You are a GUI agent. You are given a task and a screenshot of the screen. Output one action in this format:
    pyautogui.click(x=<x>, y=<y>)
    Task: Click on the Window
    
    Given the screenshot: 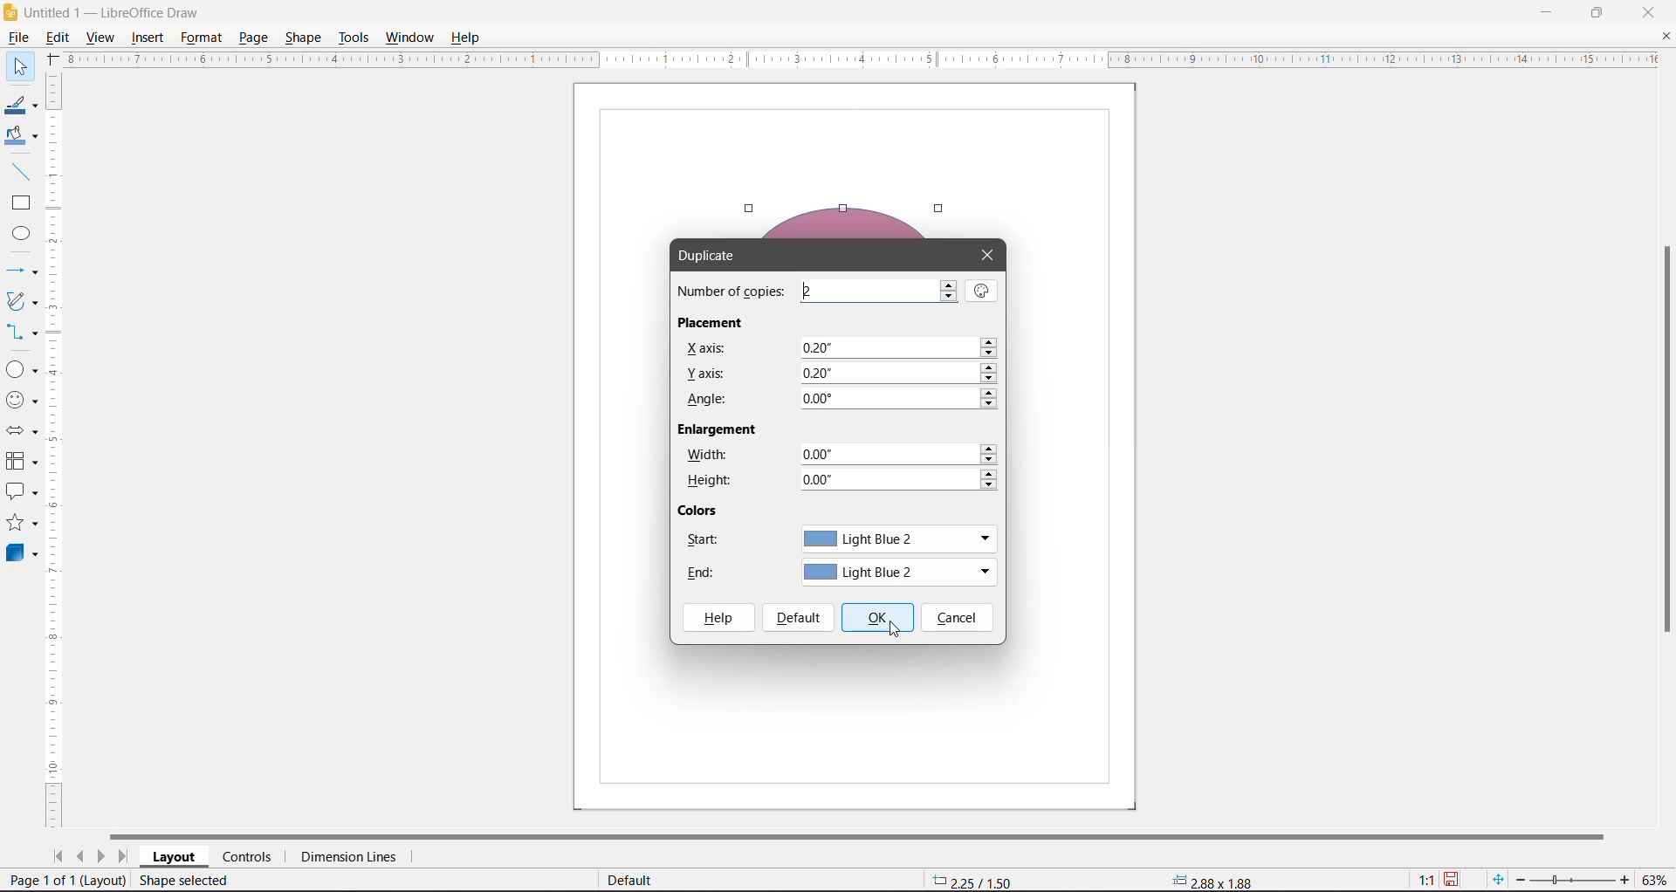 What is the action you would take?
    pyautogui.click(x=411, y=38)
    